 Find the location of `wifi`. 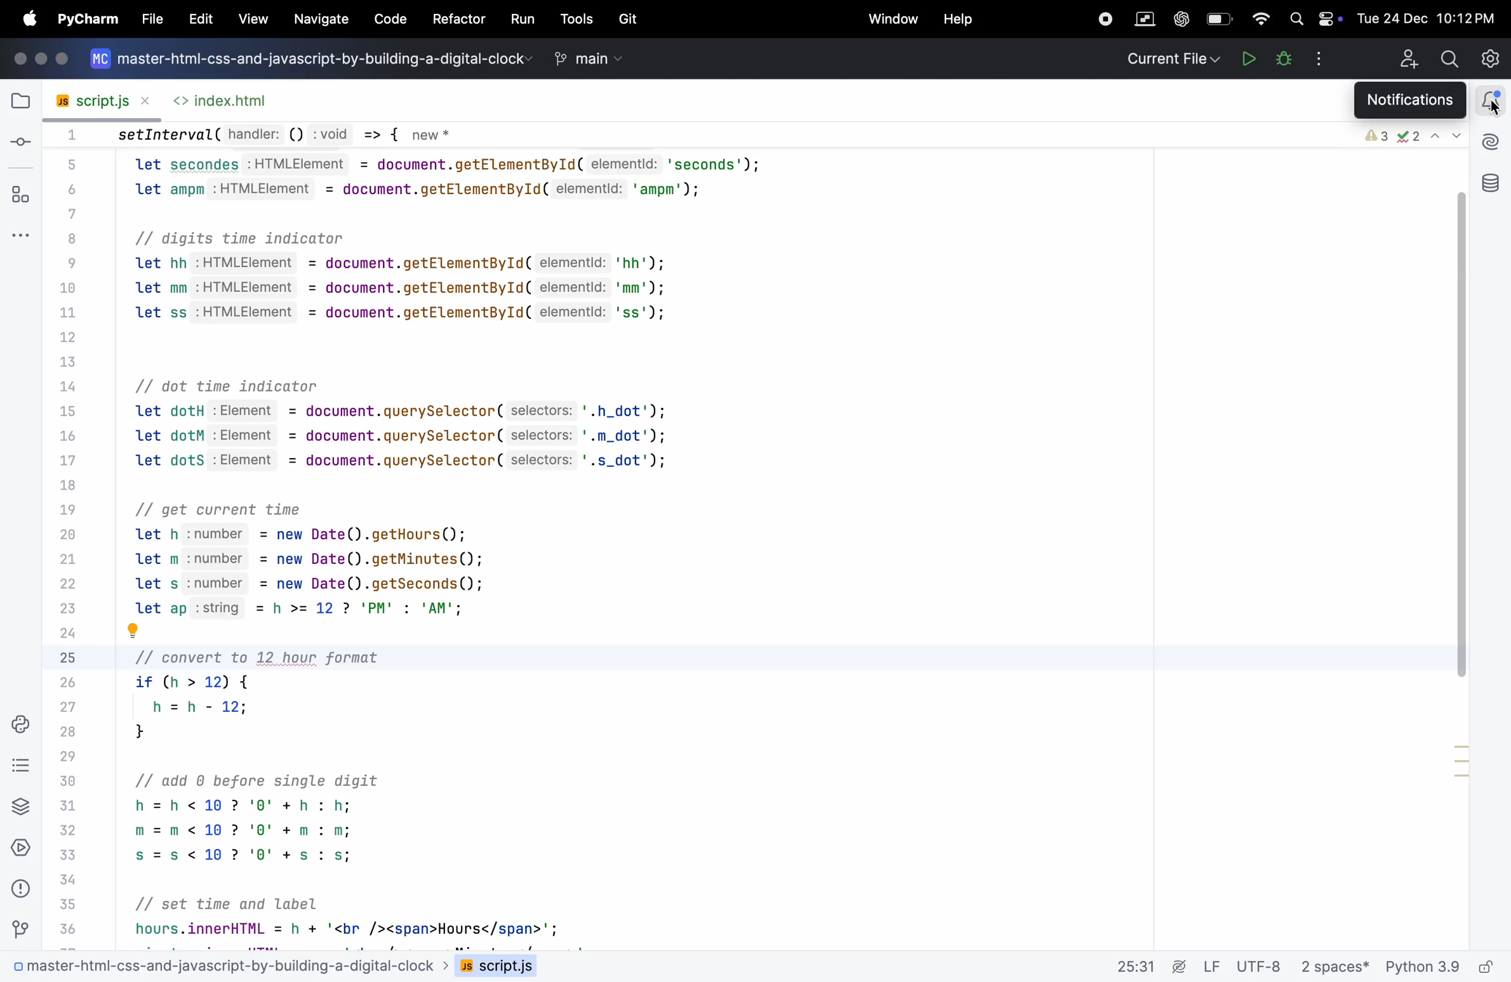

wifi is located at coordinates (1258, 18).